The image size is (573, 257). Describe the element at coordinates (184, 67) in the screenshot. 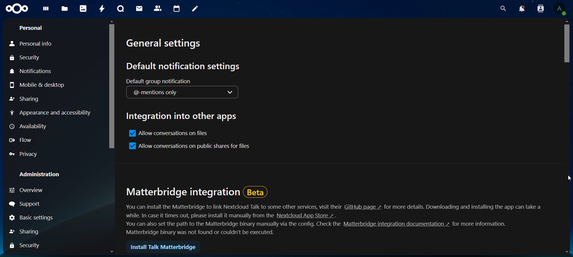

I see `default notification settings` at that location.